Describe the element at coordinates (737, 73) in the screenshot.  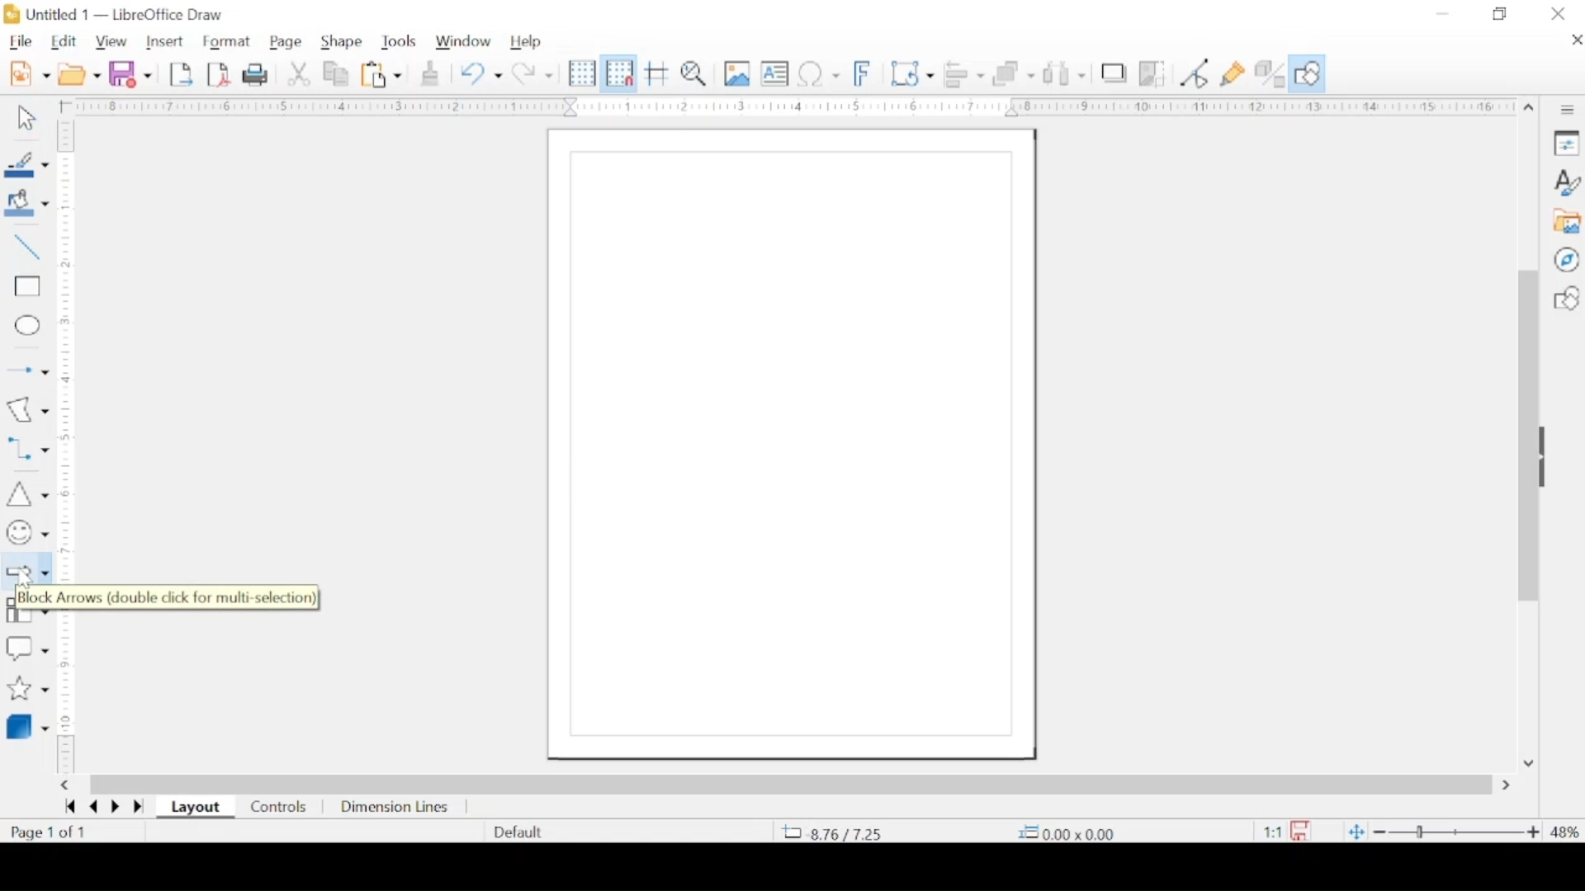
I see `insert image` at that location.